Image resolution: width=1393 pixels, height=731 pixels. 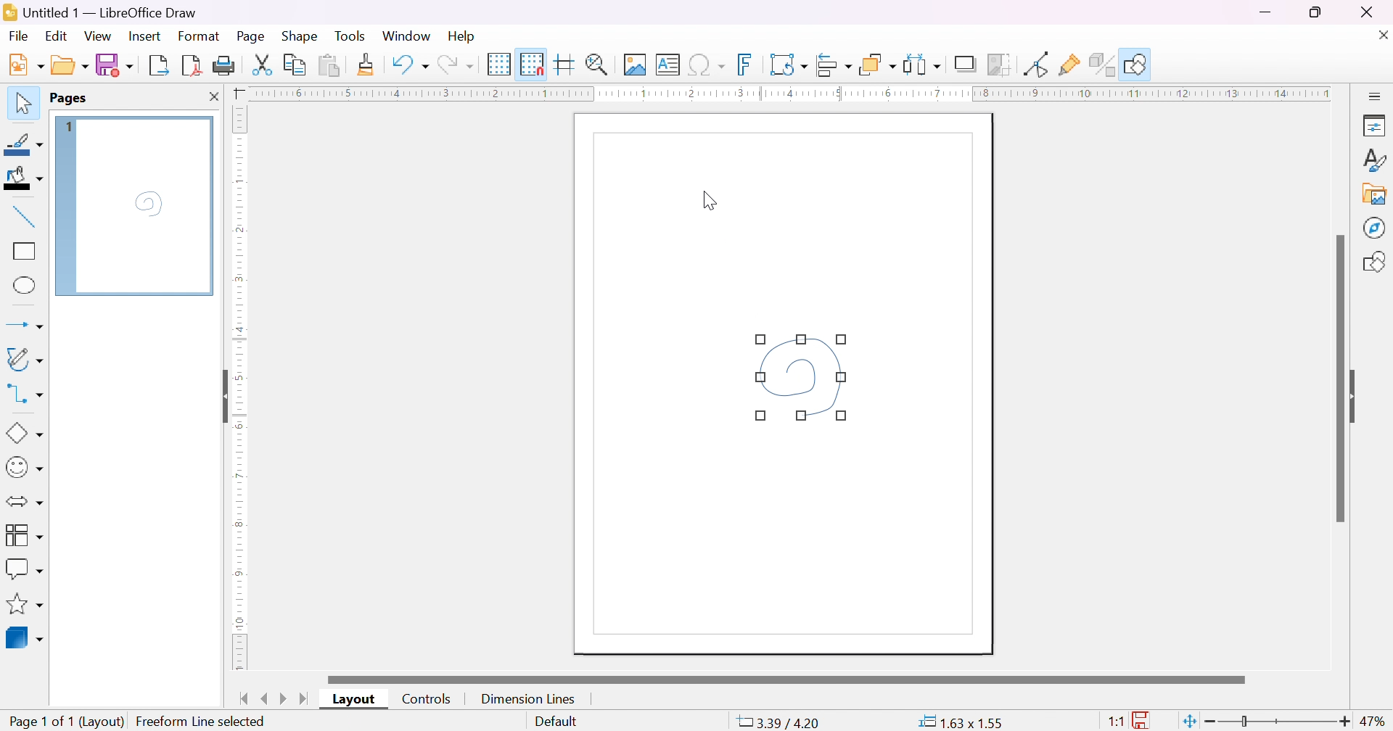 I want to click on clone formatting, so click(x=368, y=65).